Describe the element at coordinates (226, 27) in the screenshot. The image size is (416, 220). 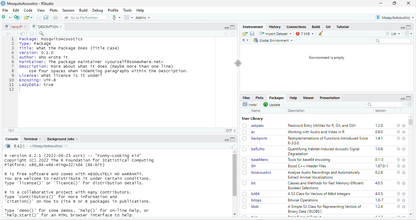
I see `maximize` at that location.